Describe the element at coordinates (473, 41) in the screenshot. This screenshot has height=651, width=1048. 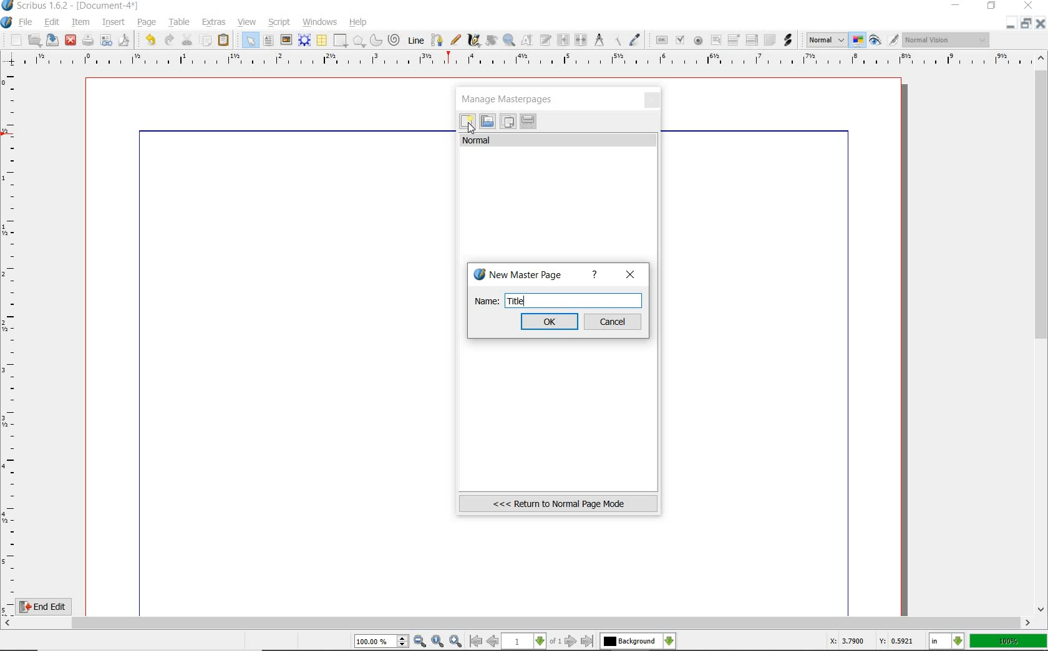
I see `calligraphic line` at that location.